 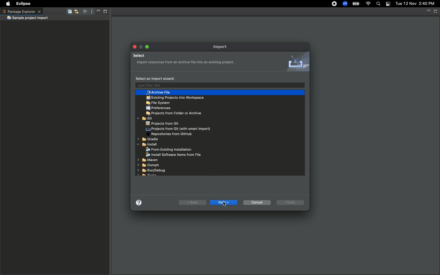 I want to click on Archive file, so click(x=159, y=93).